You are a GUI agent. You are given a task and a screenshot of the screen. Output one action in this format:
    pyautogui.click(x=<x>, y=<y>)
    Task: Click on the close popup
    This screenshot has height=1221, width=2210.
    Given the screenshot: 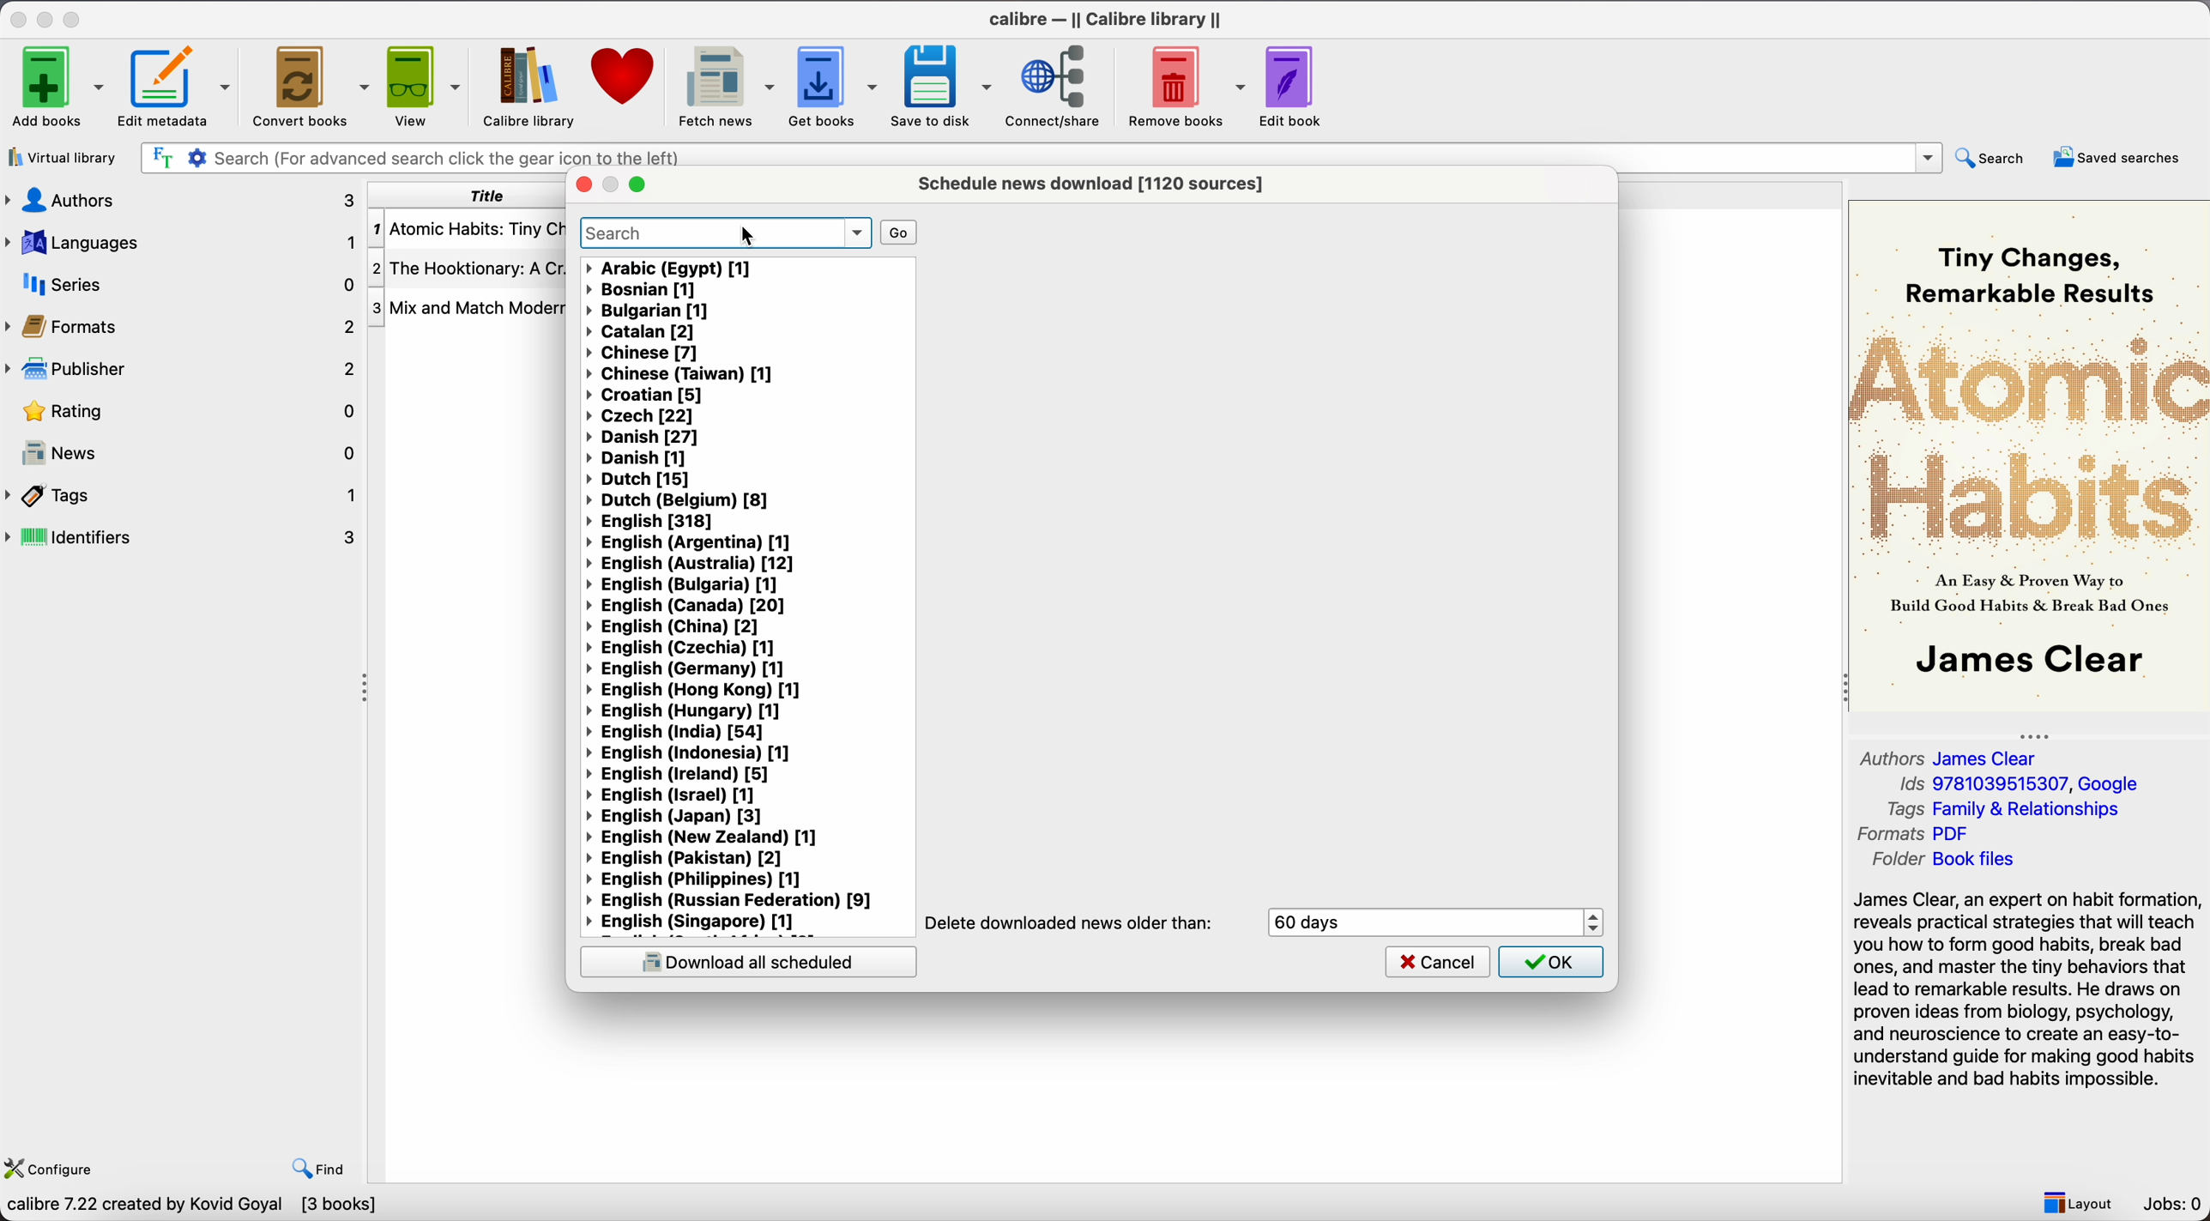 What is the action you would take?
    pyautogui.click(x=582, y=185)
    